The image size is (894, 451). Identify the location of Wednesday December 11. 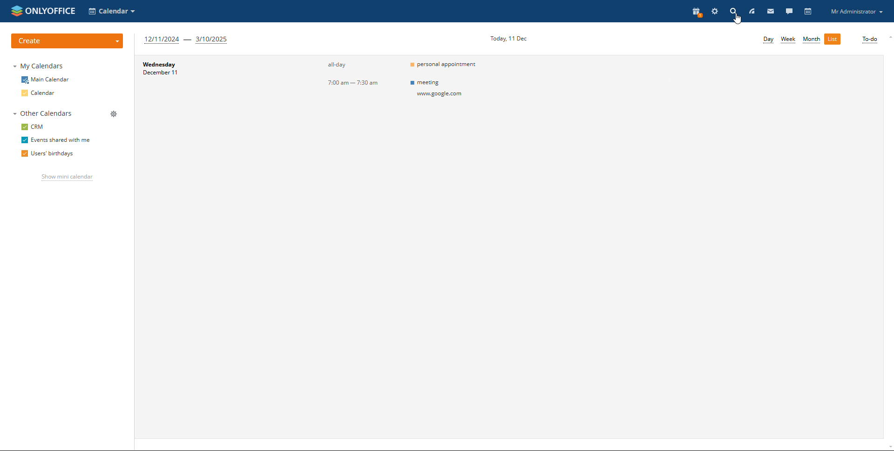
(207, 91).